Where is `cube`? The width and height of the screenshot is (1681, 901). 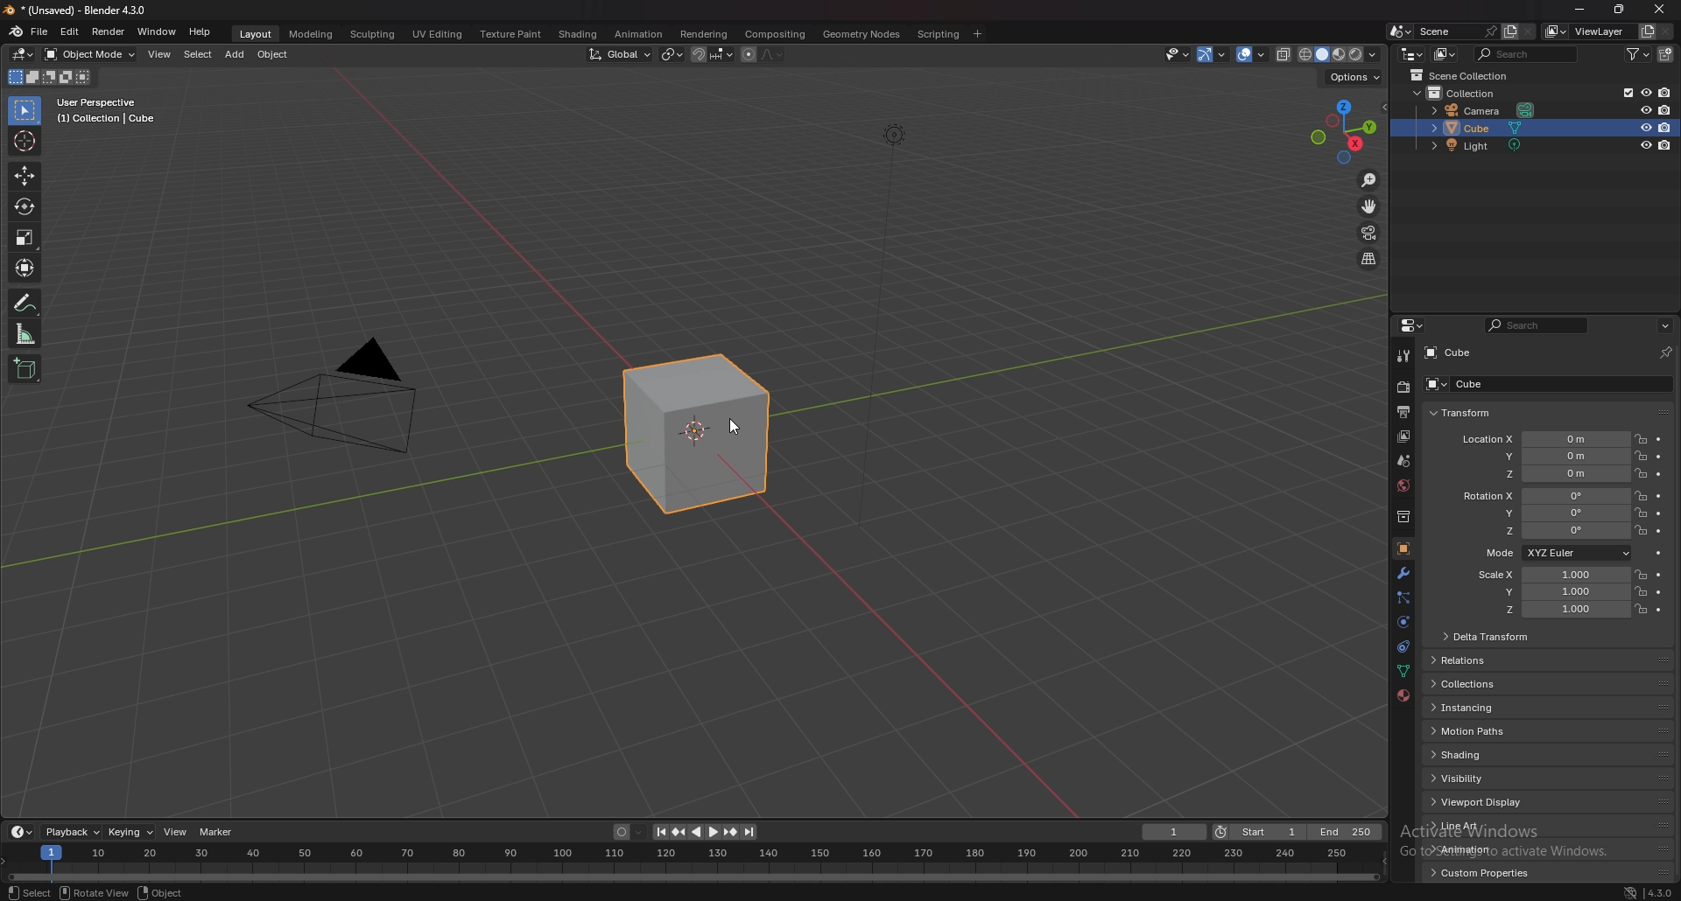 cube is located at coordinates (1482, 127).